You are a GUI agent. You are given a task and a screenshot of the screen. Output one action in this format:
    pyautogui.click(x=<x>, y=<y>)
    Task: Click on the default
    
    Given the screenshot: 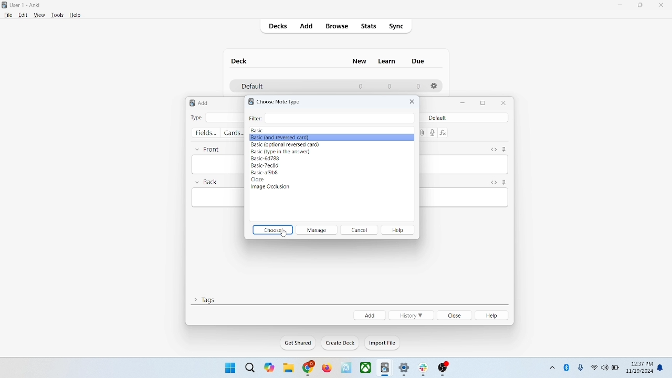 What is the action you would take?
    pyautogui.click(x=448, y=118)
    